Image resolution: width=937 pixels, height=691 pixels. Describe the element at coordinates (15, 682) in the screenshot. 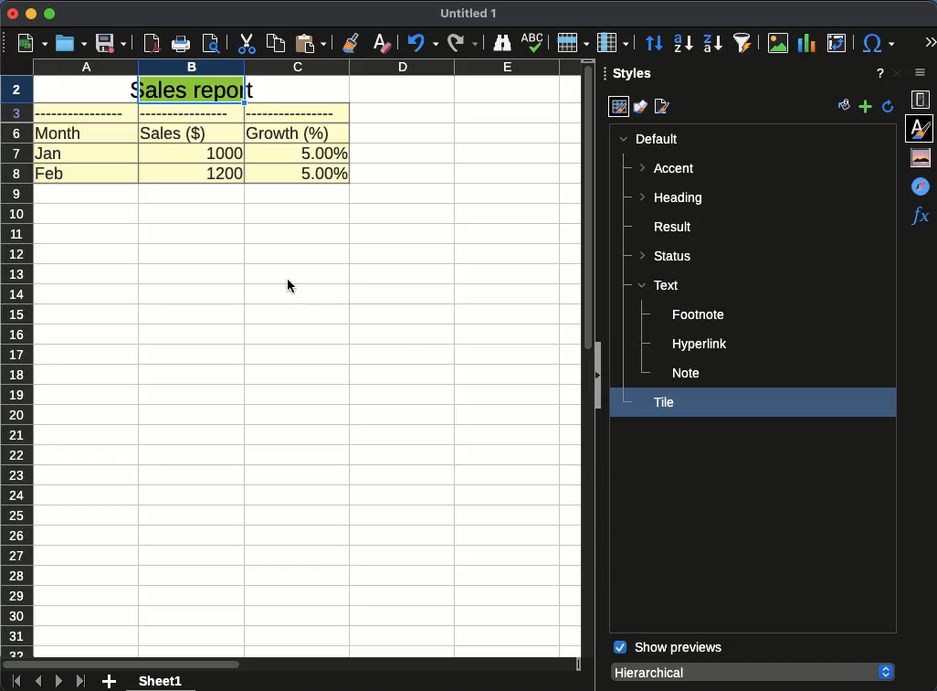

I see `first sheet` at that location.